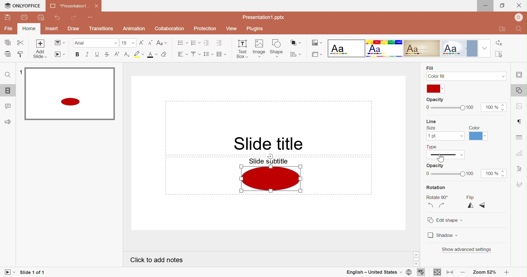 The image size is (527, 277). I want to click on Chart settings, so click(519, 153).